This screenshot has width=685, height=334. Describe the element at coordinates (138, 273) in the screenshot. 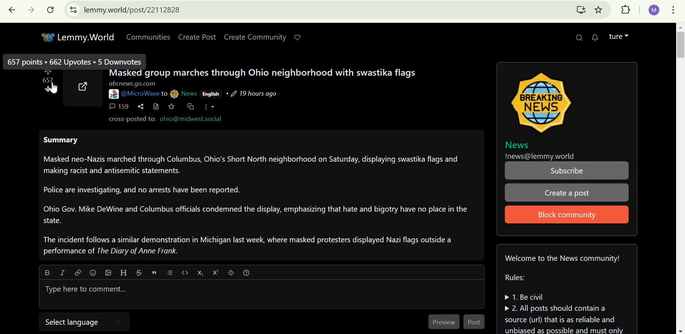

I see `strikethrough` at that location.